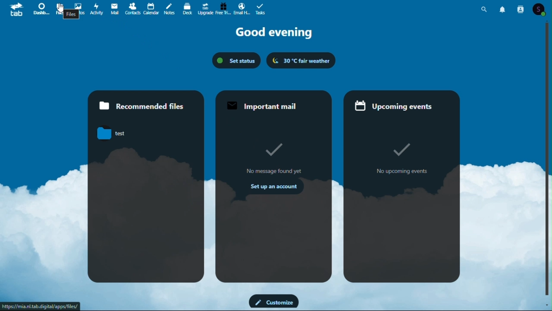 This screenshot has height=311, width=552. I want to click on Activity, so click(98, 9).